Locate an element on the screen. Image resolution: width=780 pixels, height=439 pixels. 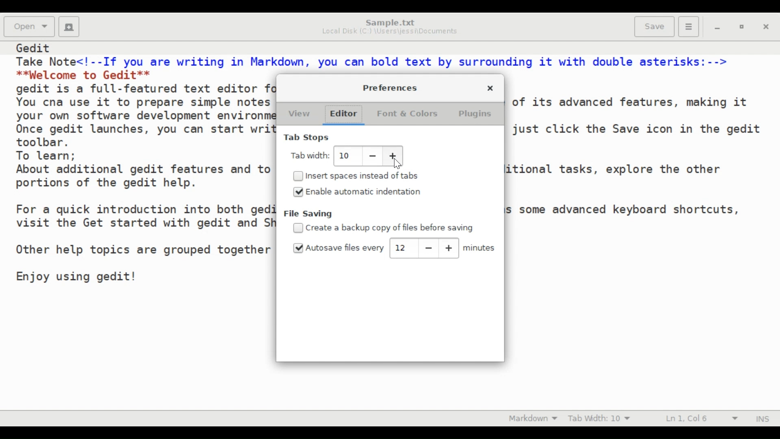
Close is located at coordinates (767, 28).